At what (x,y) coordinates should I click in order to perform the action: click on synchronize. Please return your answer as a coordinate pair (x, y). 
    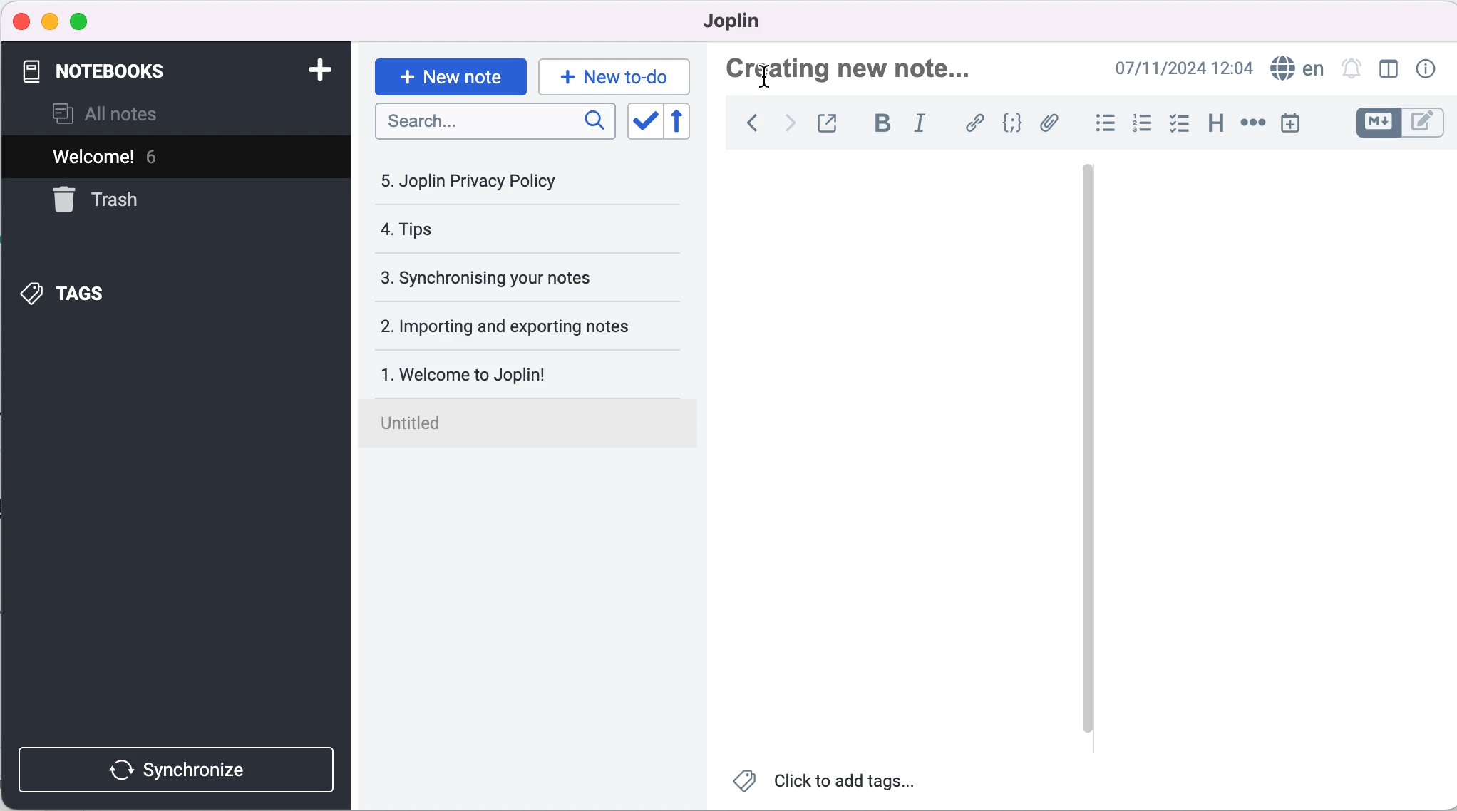
    Looking at the image, I should click on (175, 762).